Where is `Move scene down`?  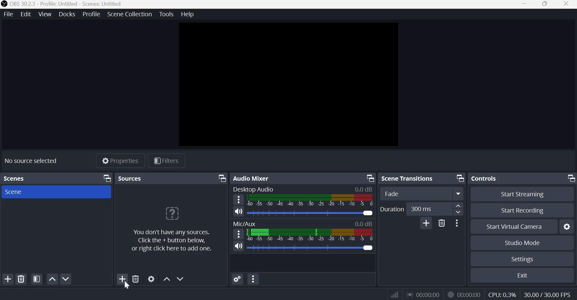
Move scene down is located at coordinates (67, 279).